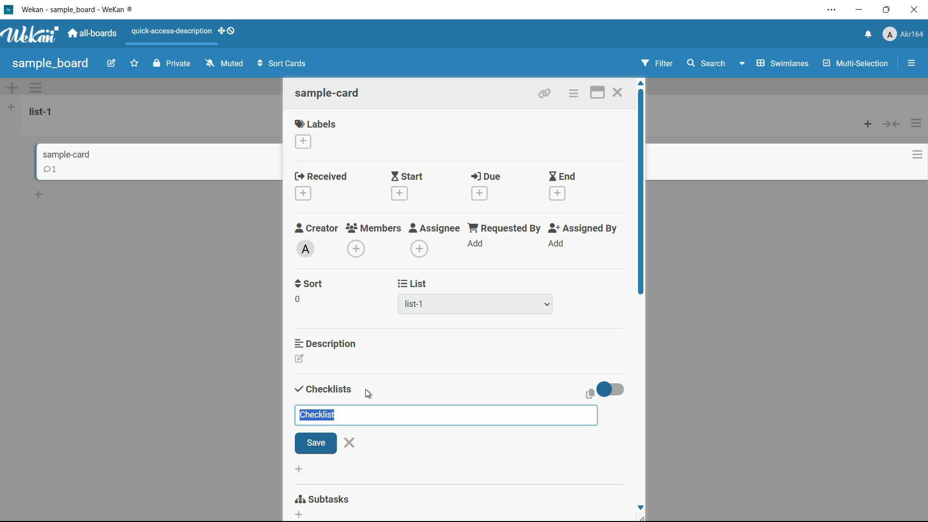  I want to click on cursor, so click(369, 394).